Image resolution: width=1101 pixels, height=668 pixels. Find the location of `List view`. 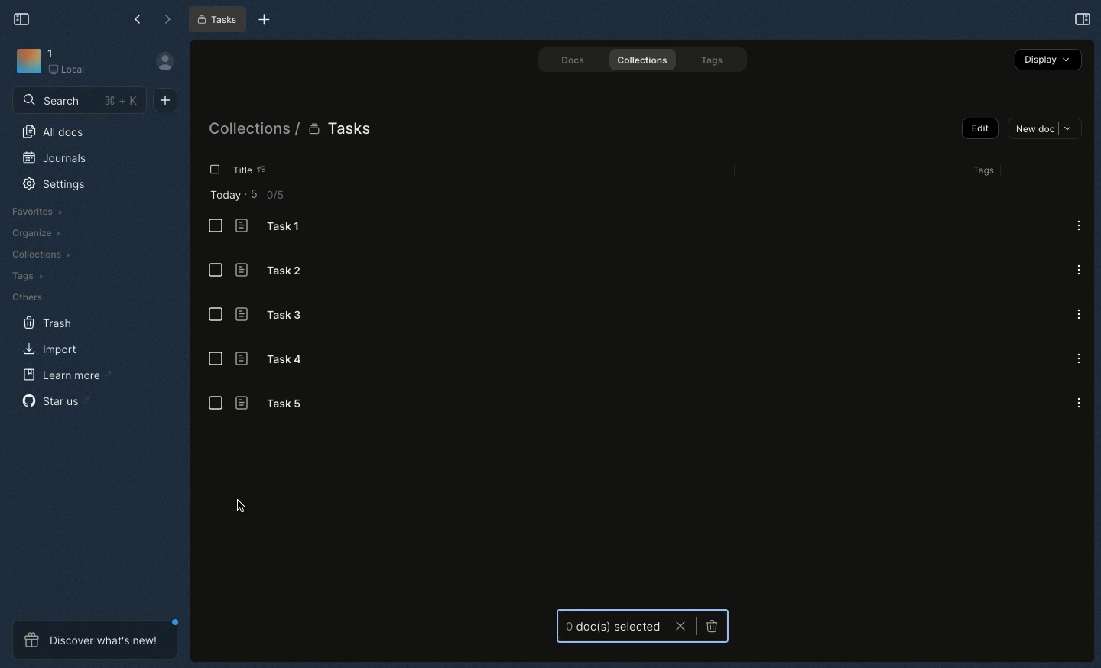

List view is located at coordinates (217, 226).